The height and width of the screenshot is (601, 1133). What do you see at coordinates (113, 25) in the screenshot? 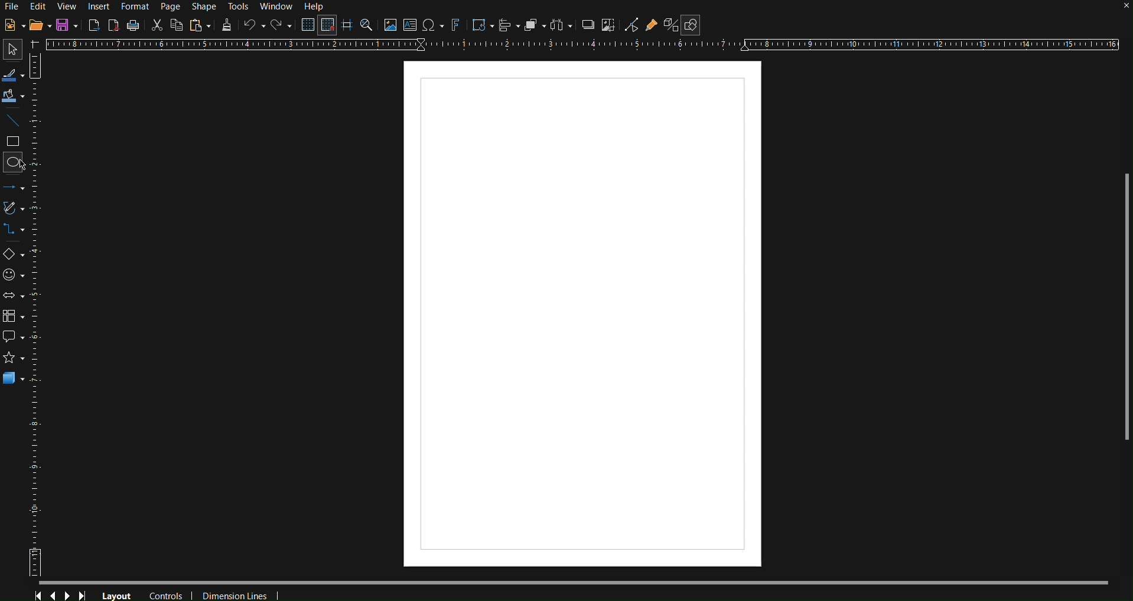
I see `Export as PDF` at bounding box center [113, 25].